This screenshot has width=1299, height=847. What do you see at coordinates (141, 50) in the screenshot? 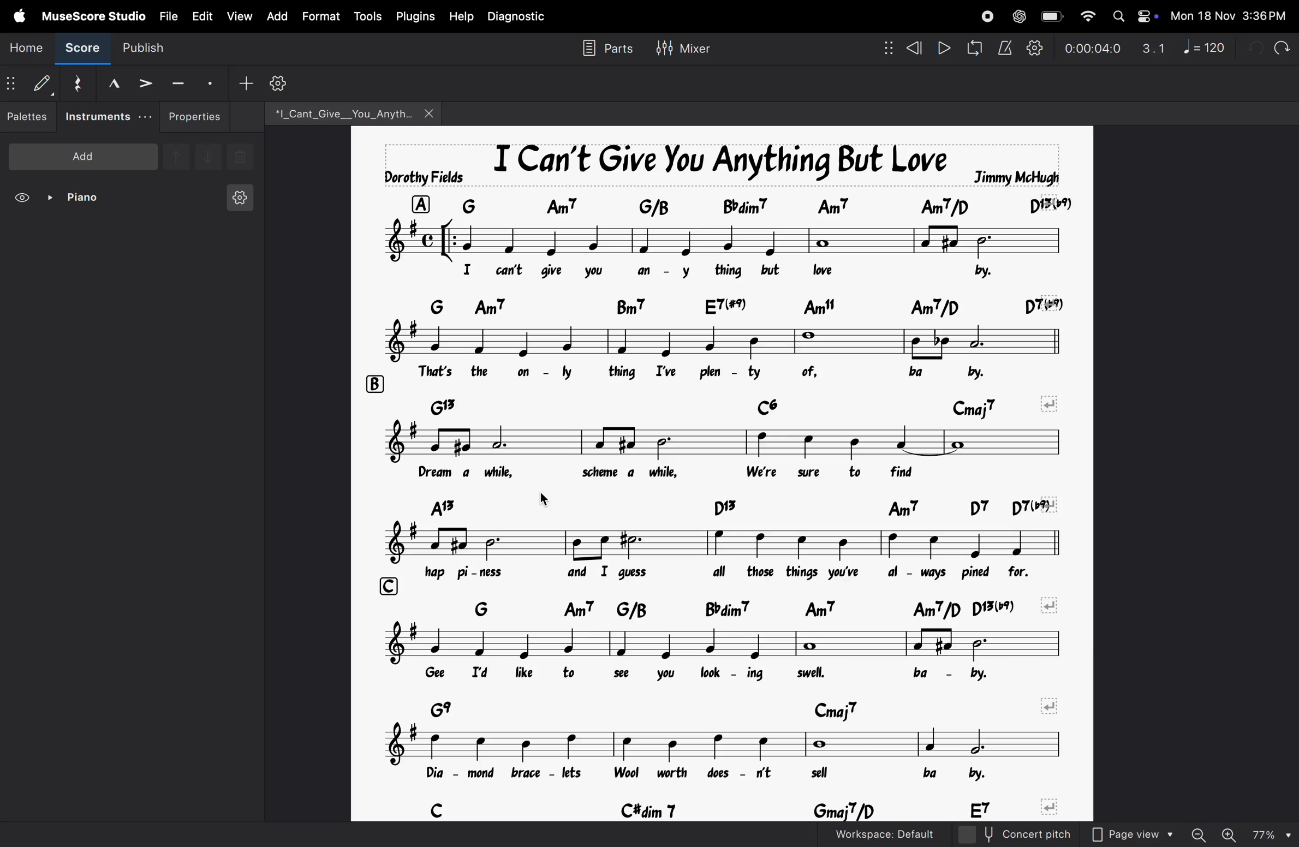
I see `publish` at bounding box center [141, 50].